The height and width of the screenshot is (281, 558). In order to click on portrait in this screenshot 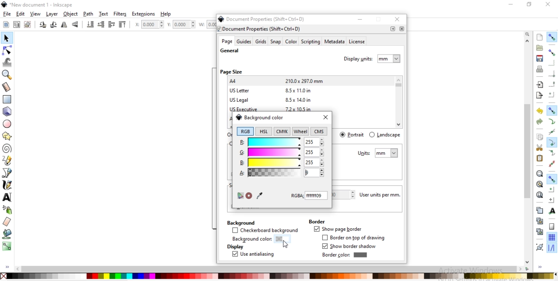, I will do `click(353, 134)`.